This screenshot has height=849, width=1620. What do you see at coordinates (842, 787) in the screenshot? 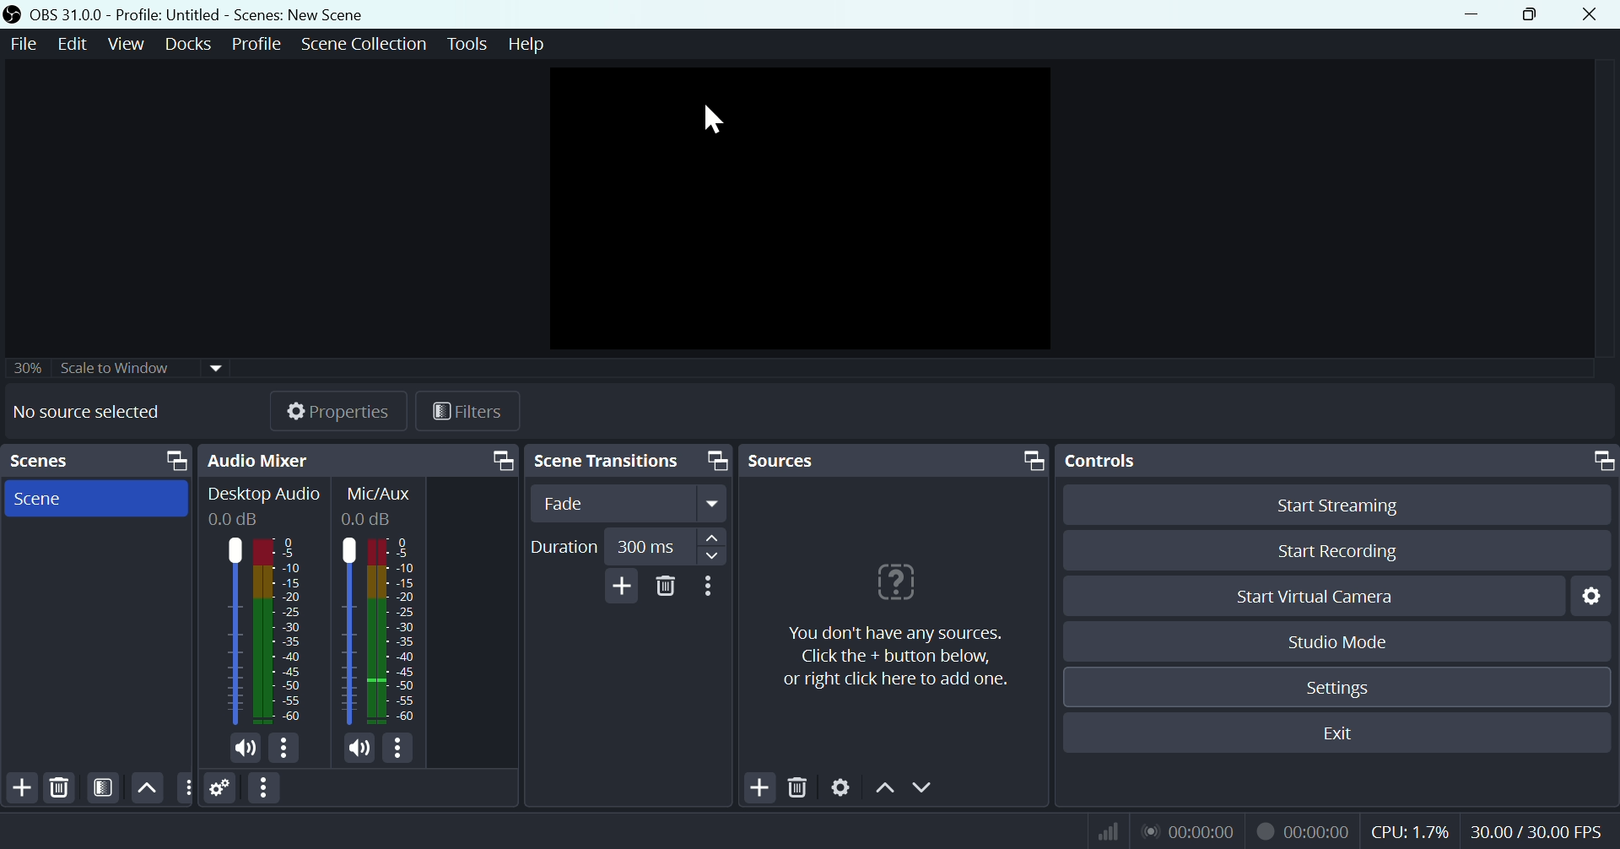
I see `Settings` at bounding box center [842, 787].